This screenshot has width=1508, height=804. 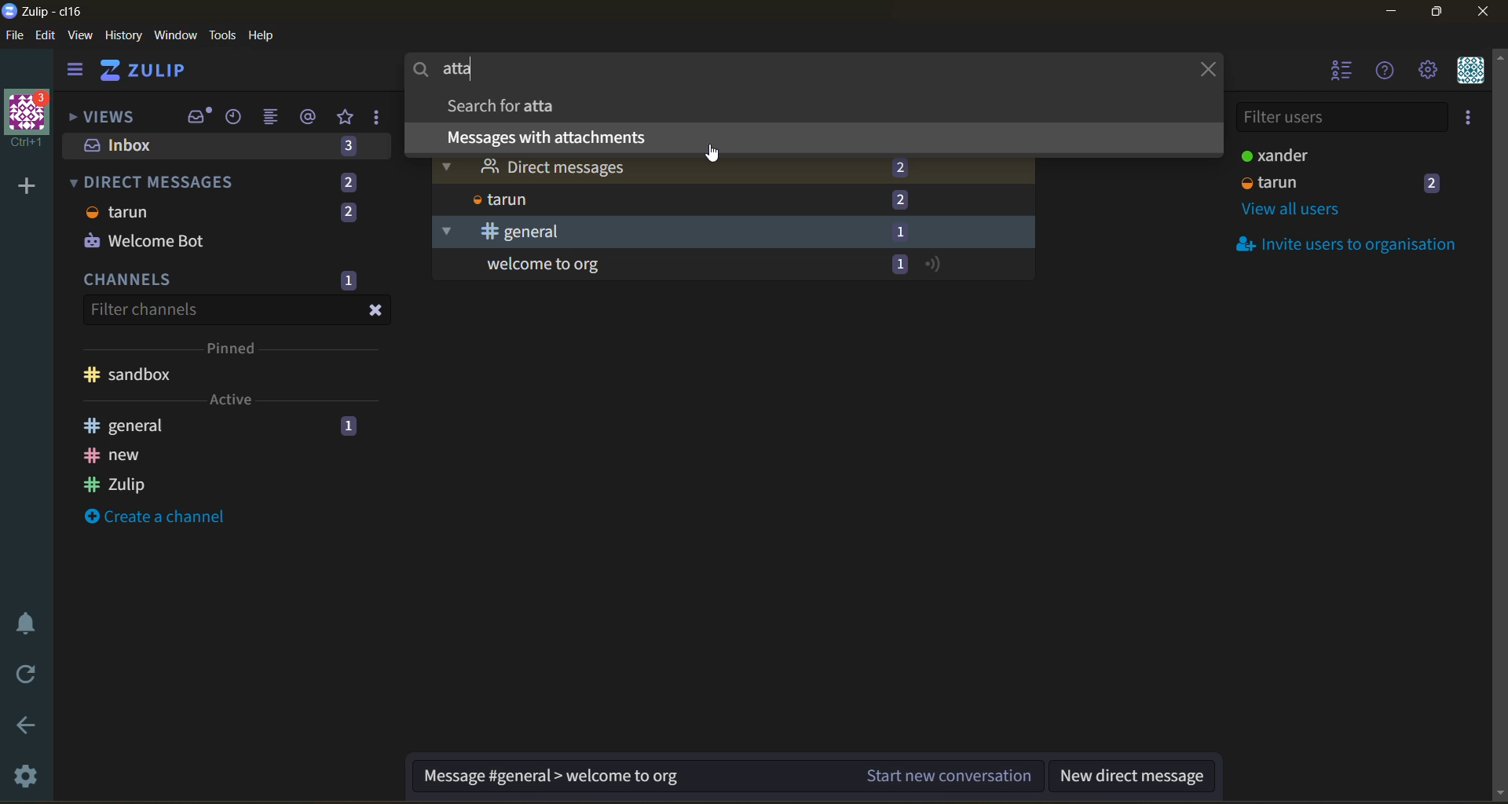 I want to click on 1, so click(x=349, y=426).